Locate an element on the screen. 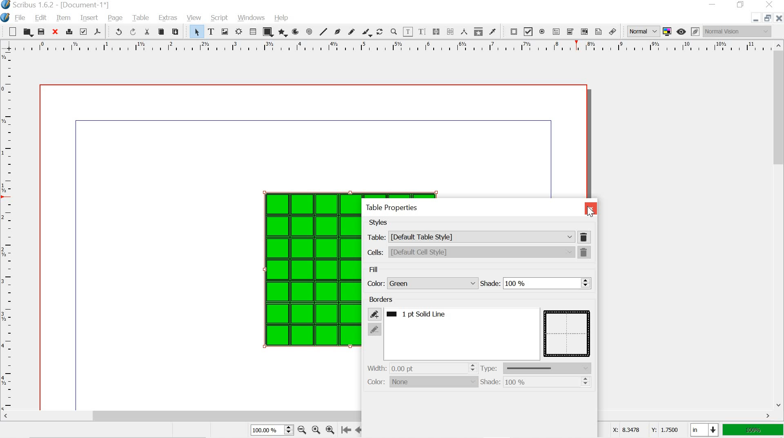  edit in preview mode is located at coordinates (695, 31).